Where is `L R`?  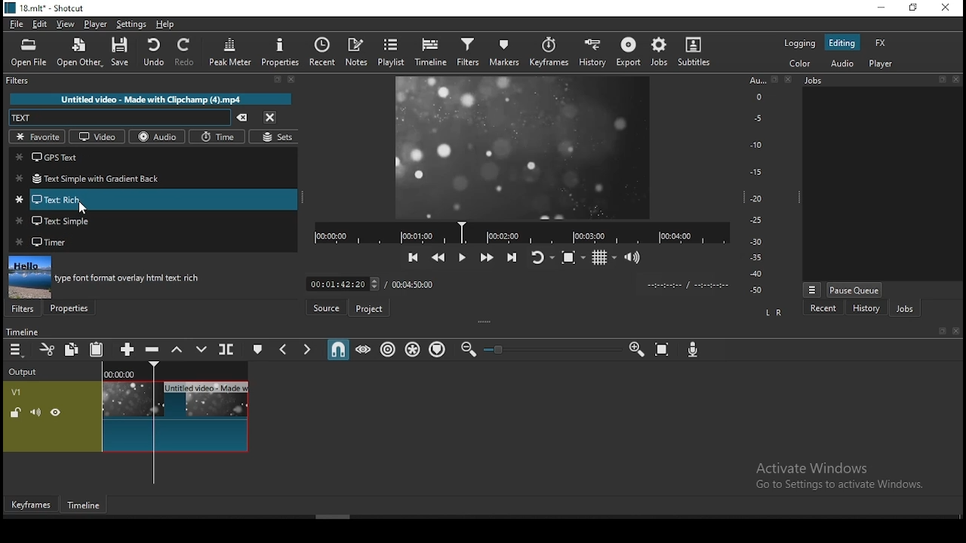 L R is located at coordinates (774, 313).